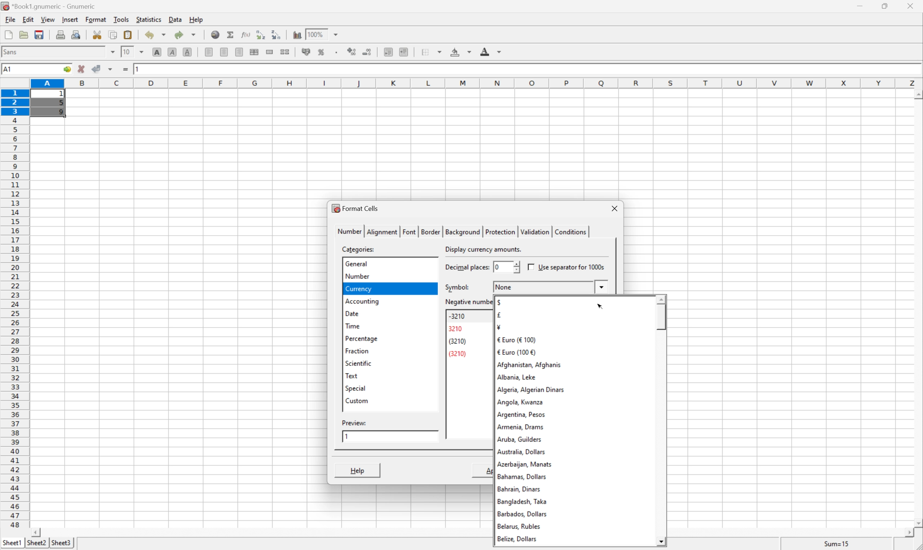 The height and width of the screenshot is (550, 923). Describe the element at coordinates (173, 51) in the screenshot. I see `italic` at that location.